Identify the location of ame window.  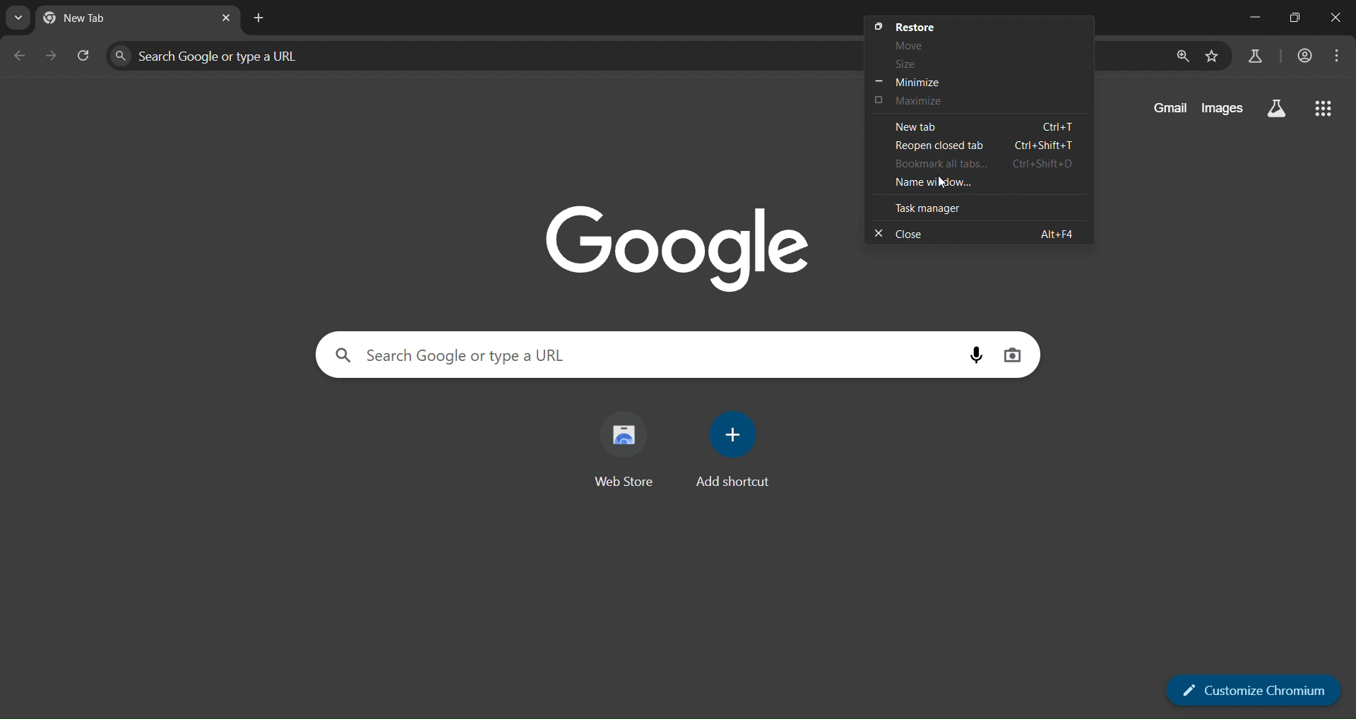
(951, 182).